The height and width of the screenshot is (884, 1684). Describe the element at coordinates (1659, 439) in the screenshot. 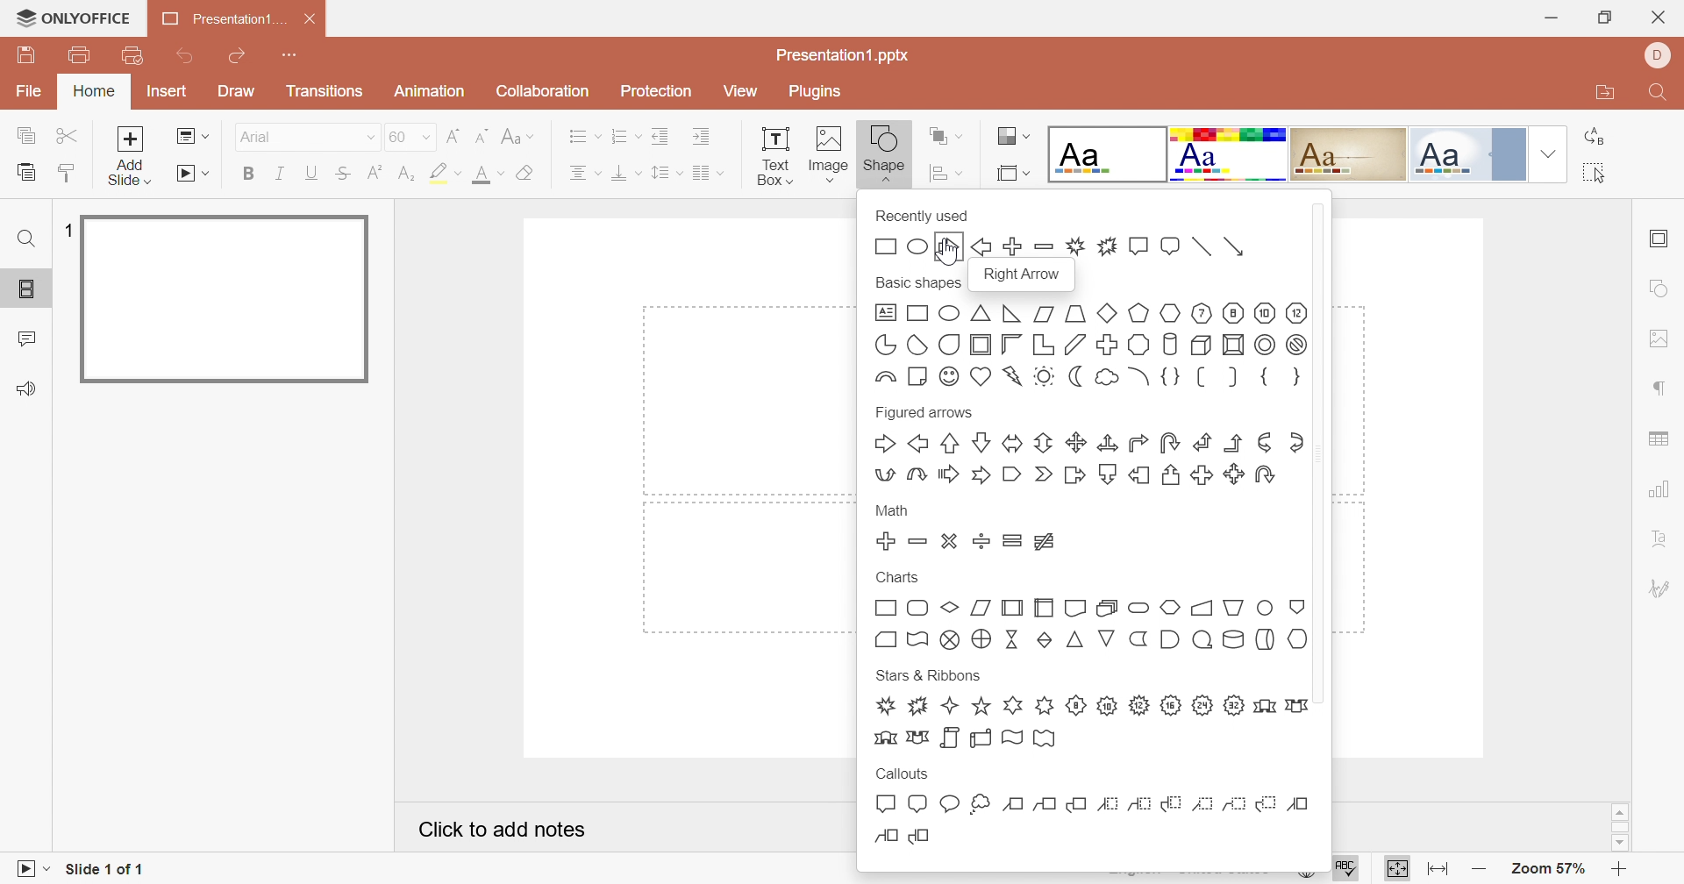

I see `Table settings` at that location.